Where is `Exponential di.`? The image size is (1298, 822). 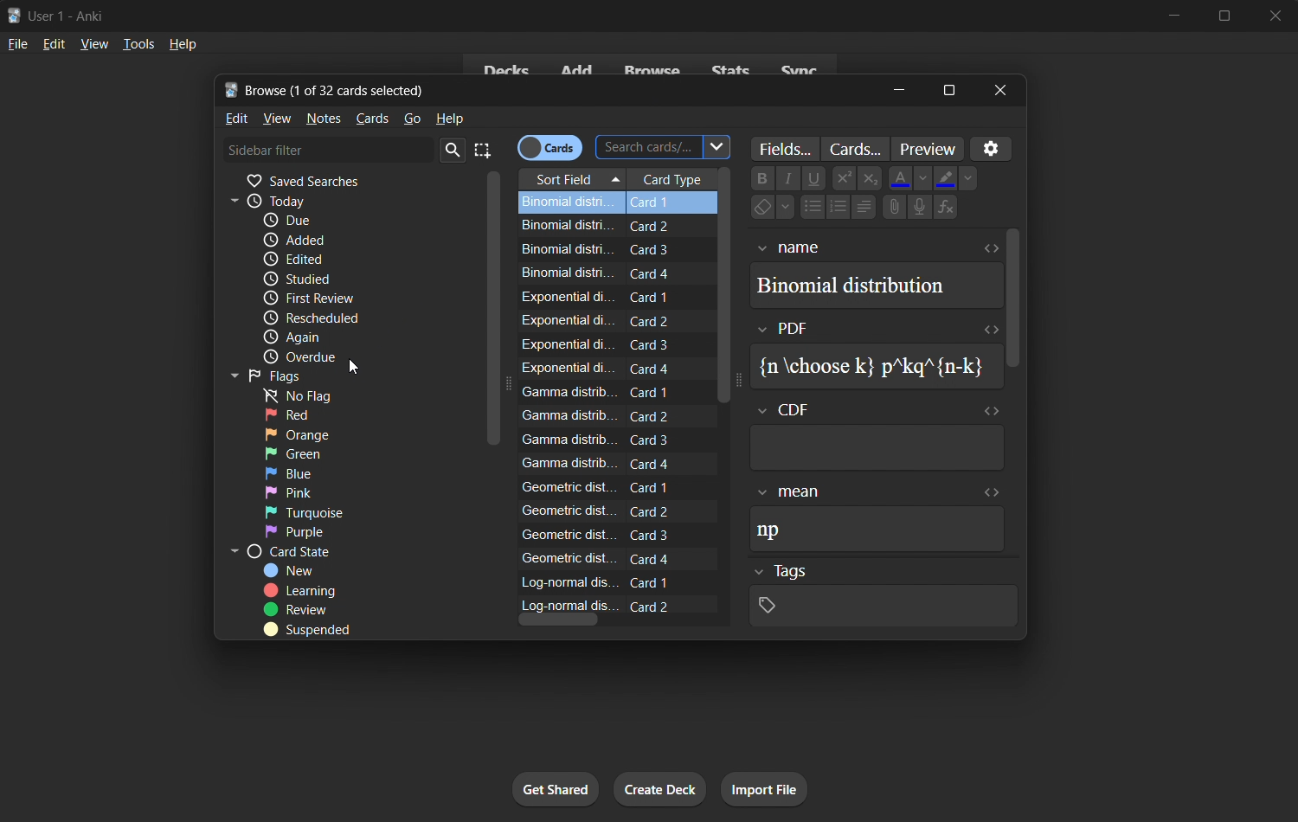
Exponential di. is located at coordinates (566, 346).